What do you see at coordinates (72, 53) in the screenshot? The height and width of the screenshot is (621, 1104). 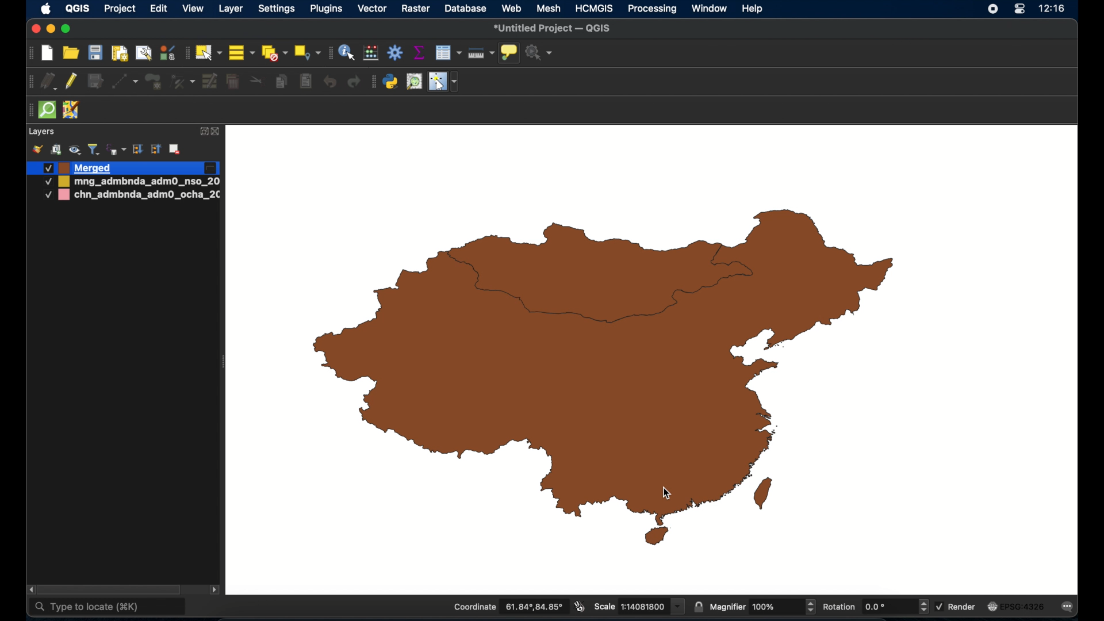 I see `open project` at bounding box center [72, 53].